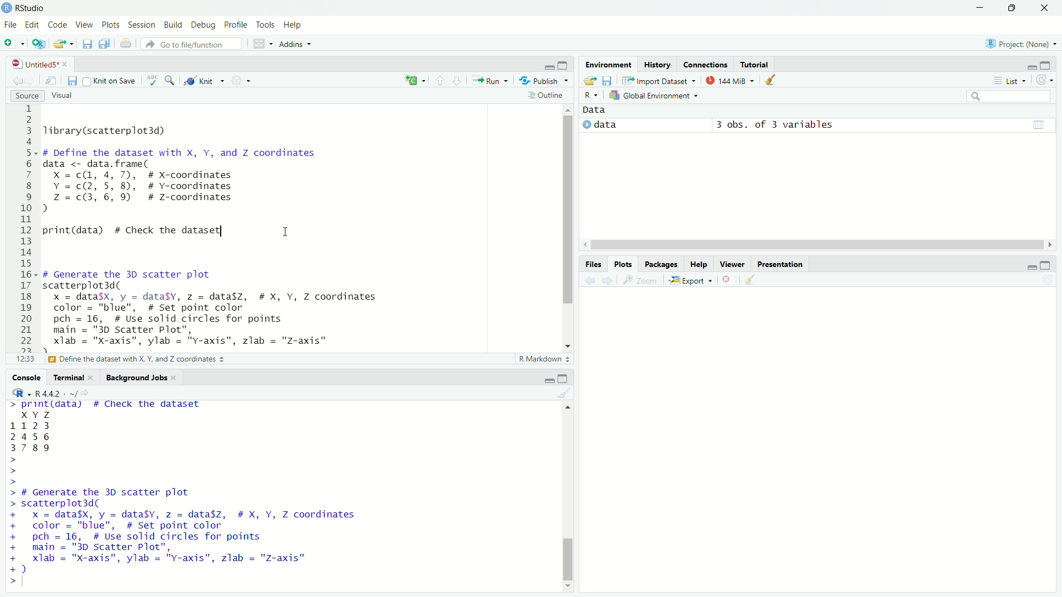 The image size is (1062, 597). Describe the element at coordinates (32, 425) in the screenshot. I see `1123` at that location.